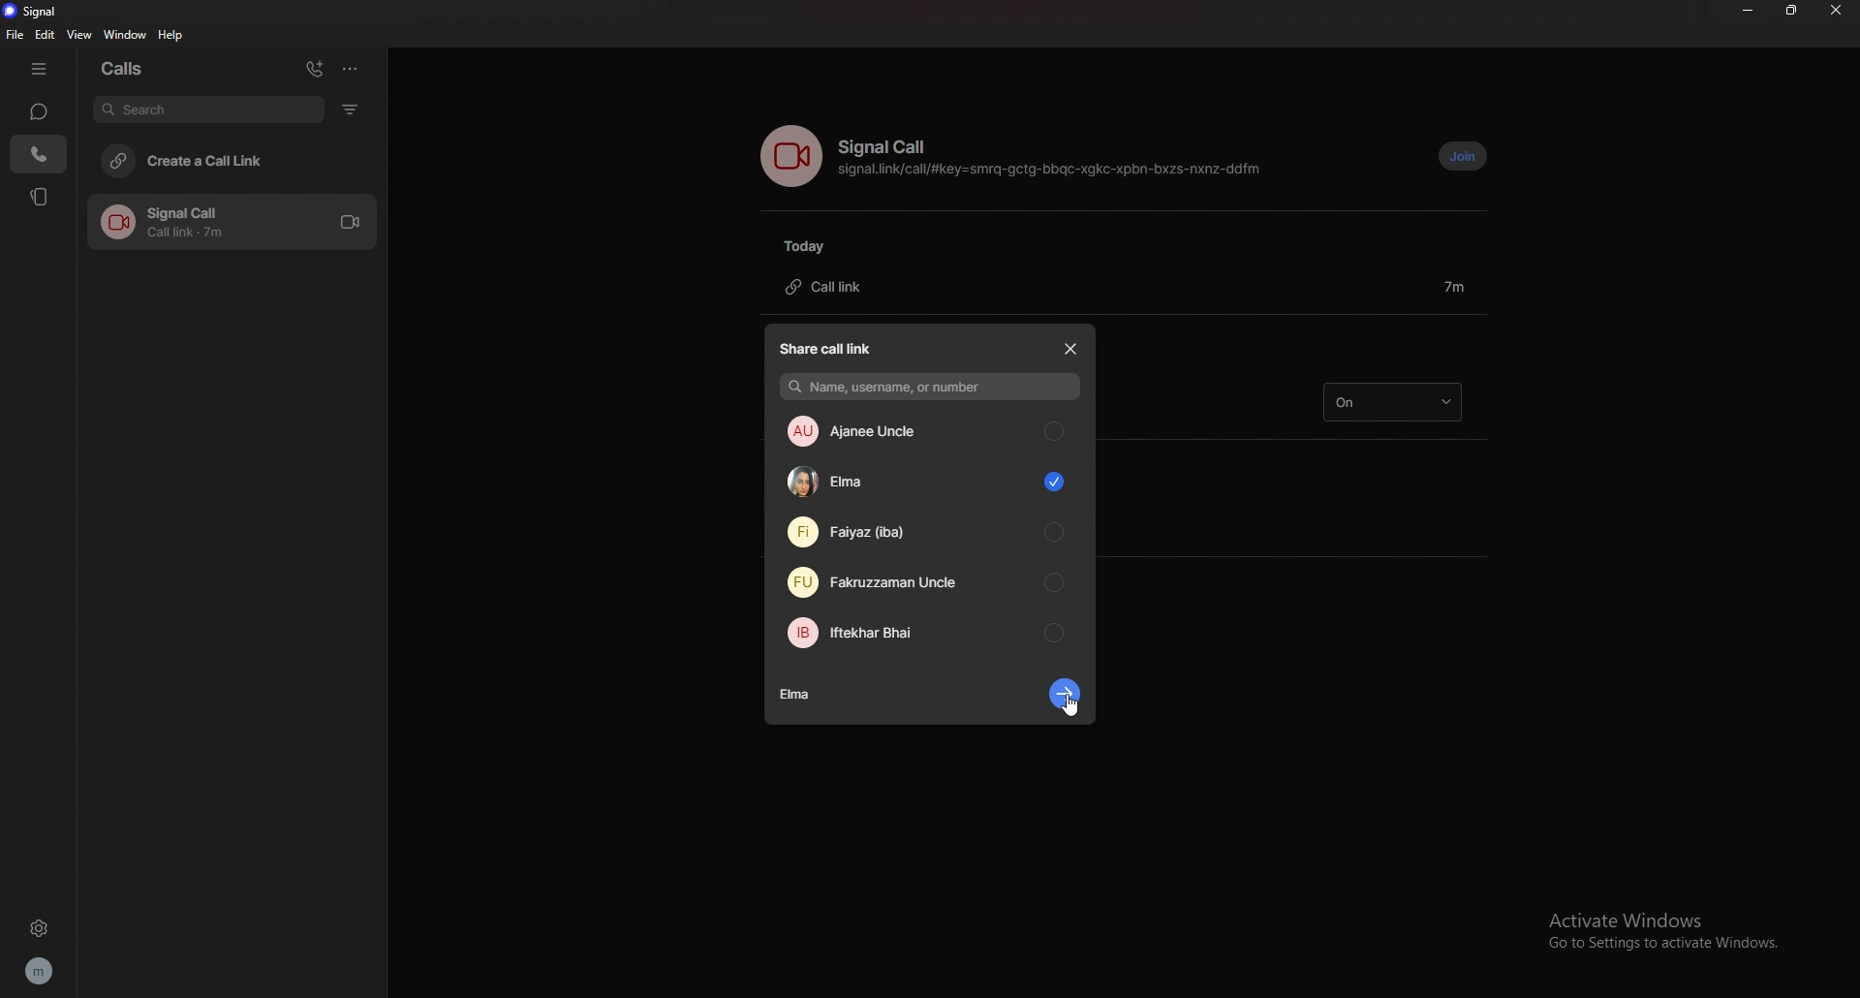  I want to click on contact name, so click(802, 693).